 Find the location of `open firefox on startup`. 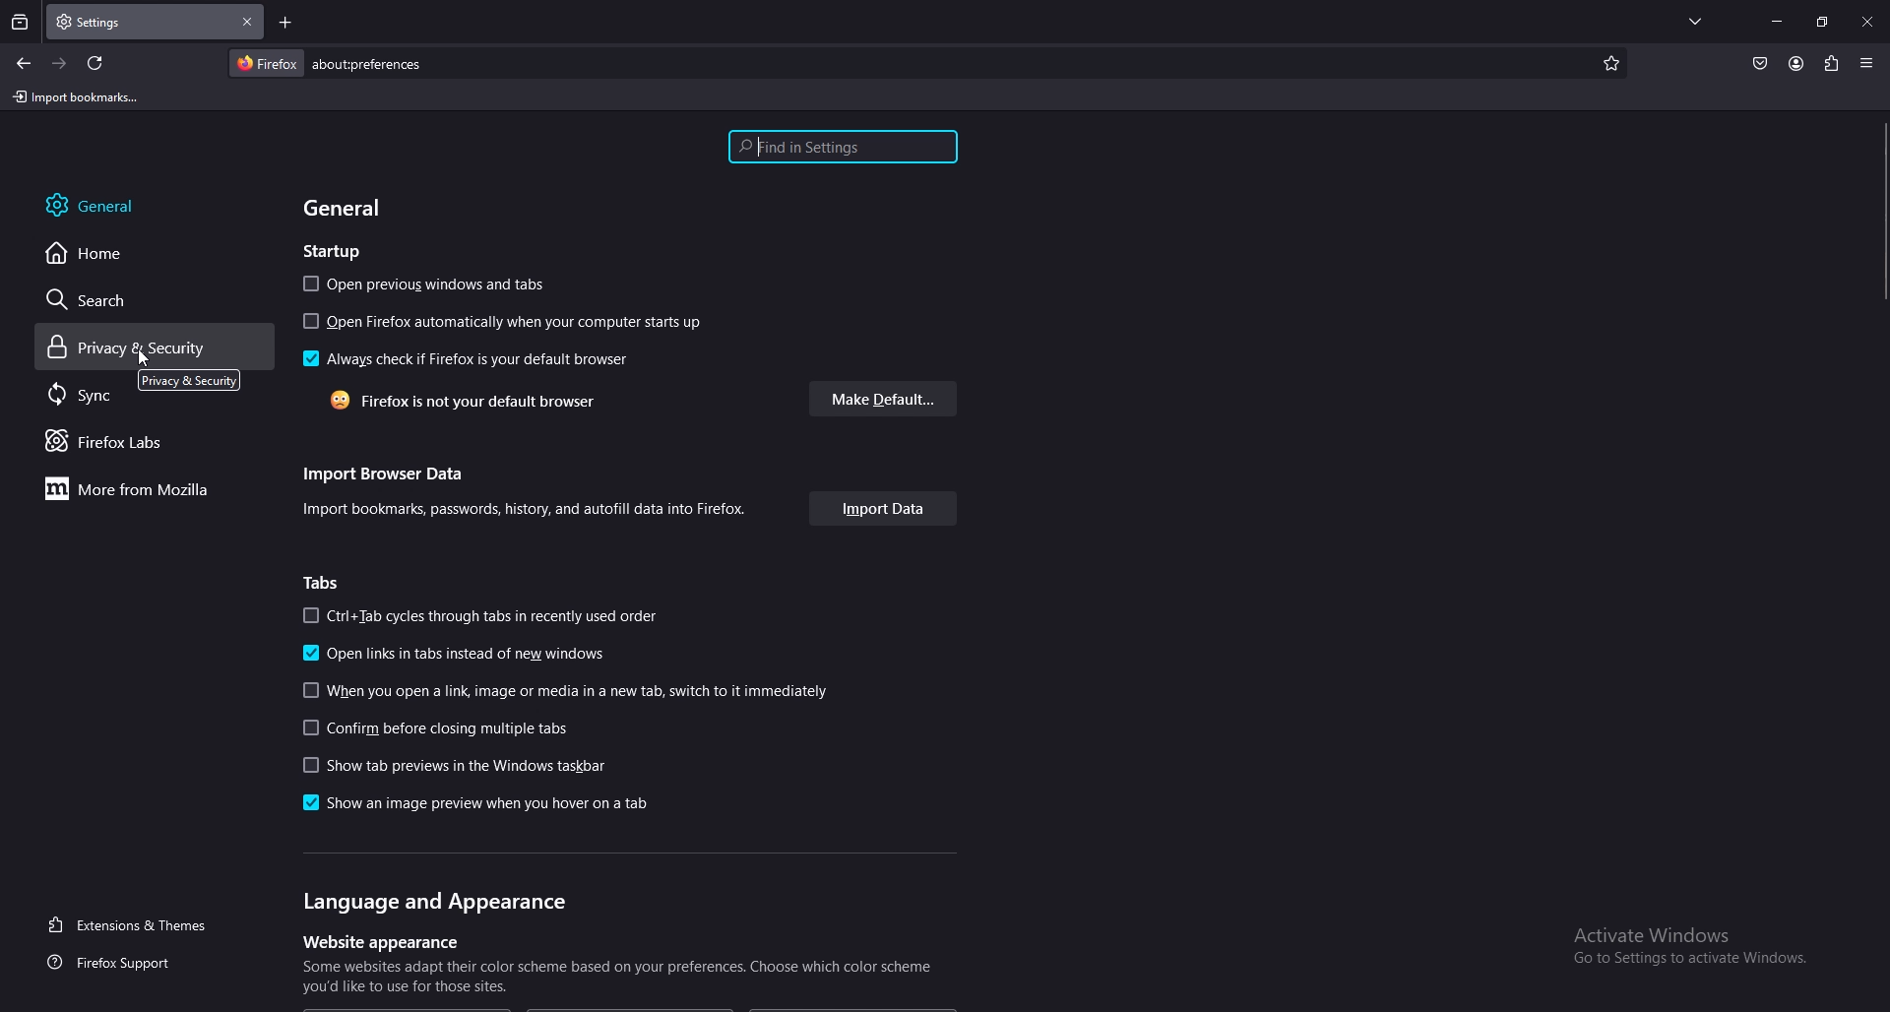

open firefox on startup is located at coordinates (509, 323).